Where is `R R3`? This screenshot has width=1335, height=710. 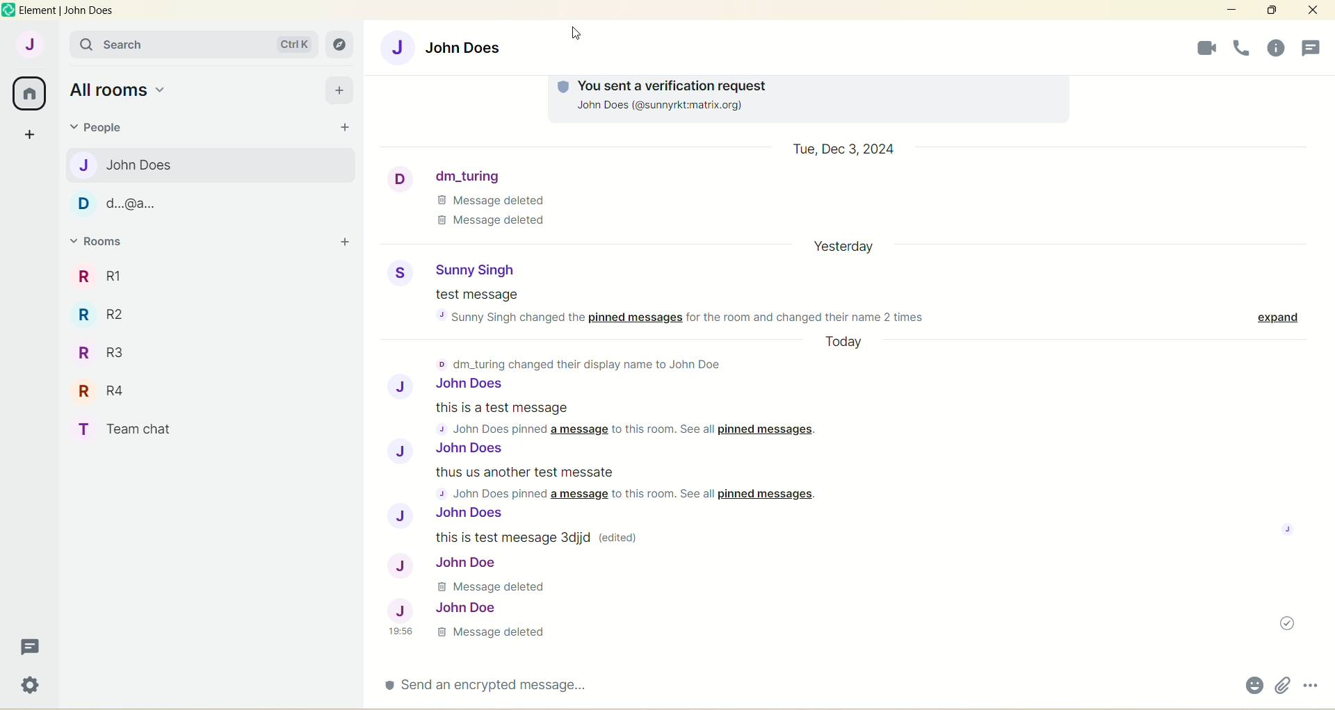
R R3 is located at coordinates (102, 348).